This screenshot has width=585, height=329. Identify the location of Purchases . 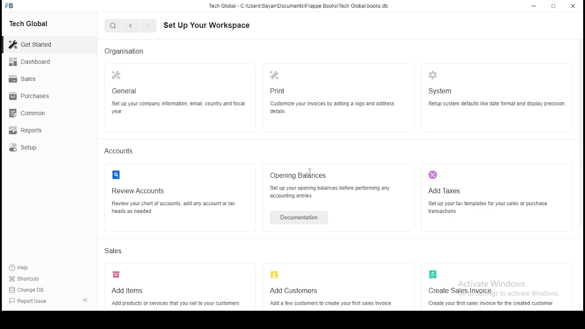
(37, 98).